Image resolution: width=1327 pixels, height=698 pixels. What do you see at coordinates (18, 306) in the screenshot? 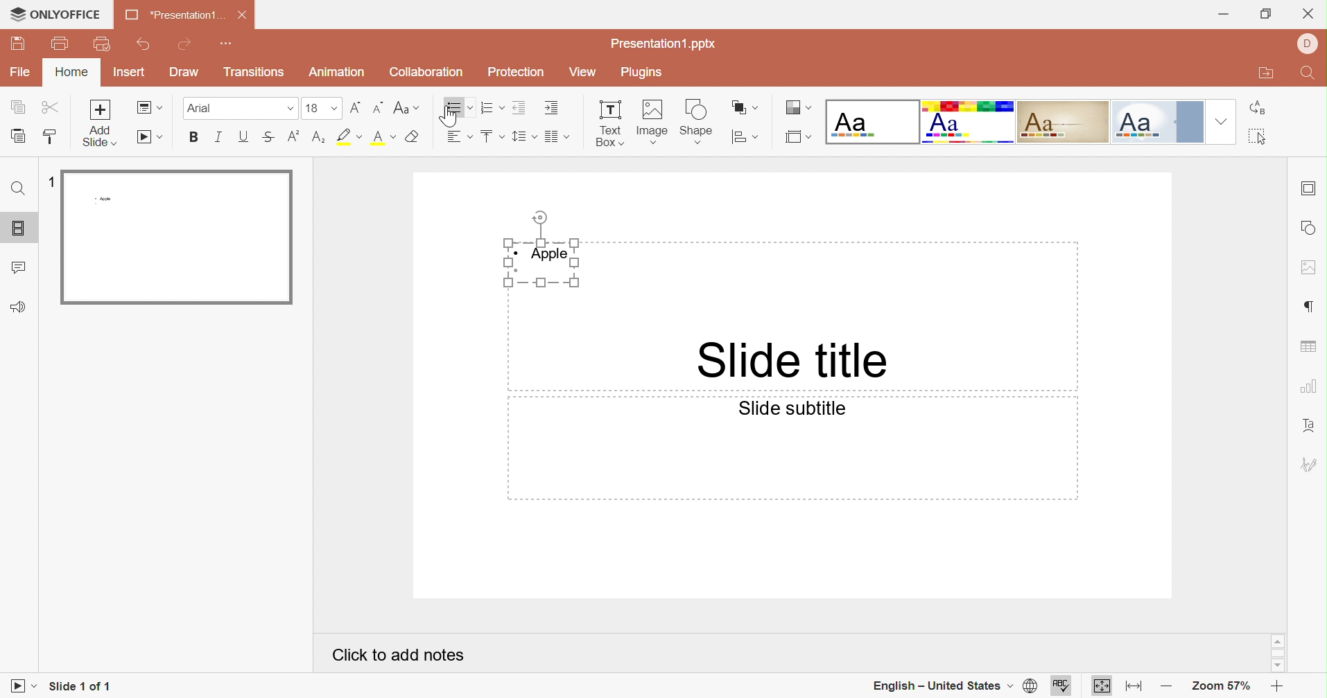
I see `Feedback and Support` at bounding box center [18, 306].